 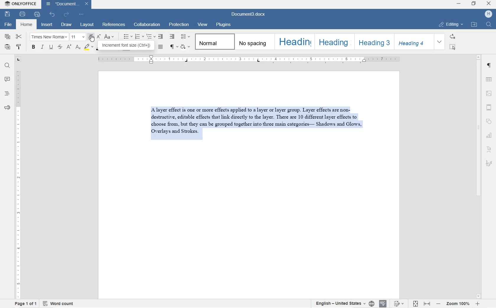 What do you see at coordinates (89, 47) in the screenshot?
I see `HIGHLIGHT COLOR` at bounding box center [89, 47].